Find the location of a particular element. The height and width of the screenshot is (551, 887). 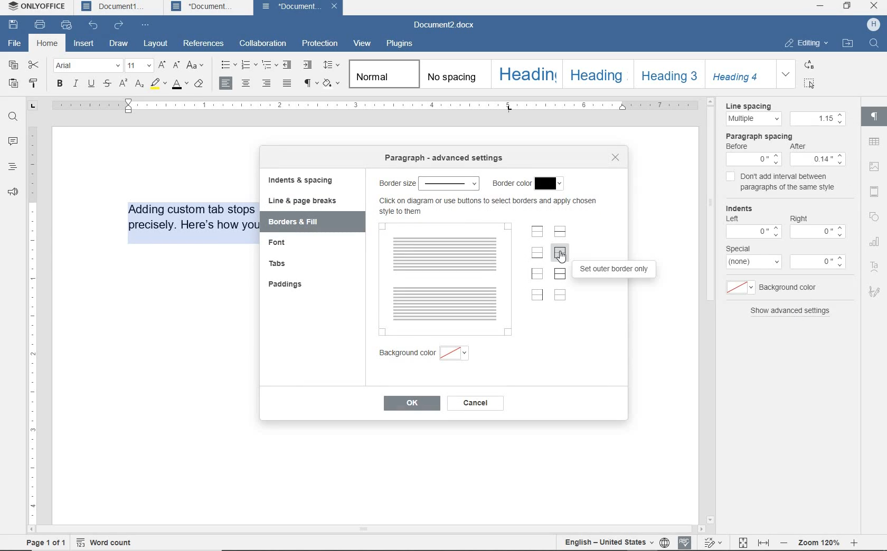

view is located at coordinates (361, 43).